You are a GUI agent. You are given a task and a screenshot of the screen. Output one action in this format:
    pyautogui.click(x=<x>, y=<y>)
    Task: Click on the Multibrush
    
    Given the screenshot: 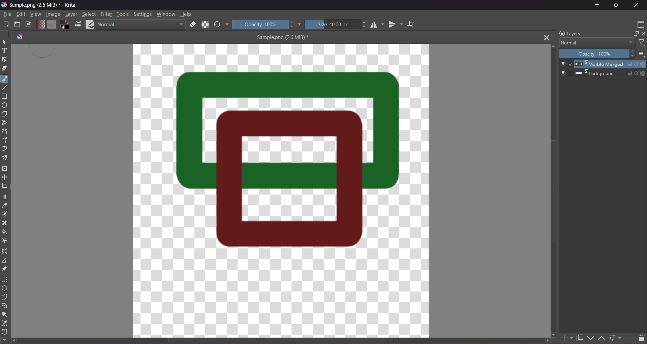 What is the action you would take?
    pyautogui.click(x=6, y=158)
    